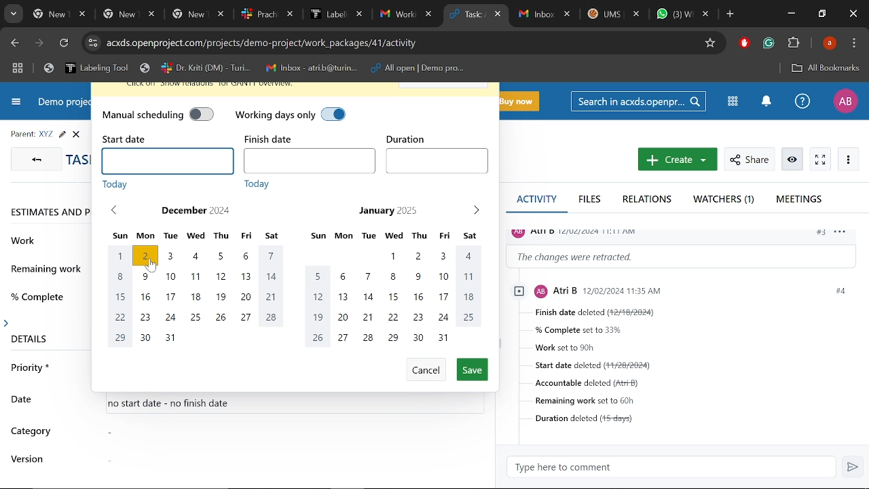  Describe the element at coordinates (93, 43) in the screenshot. I see `Cite info` at that location.